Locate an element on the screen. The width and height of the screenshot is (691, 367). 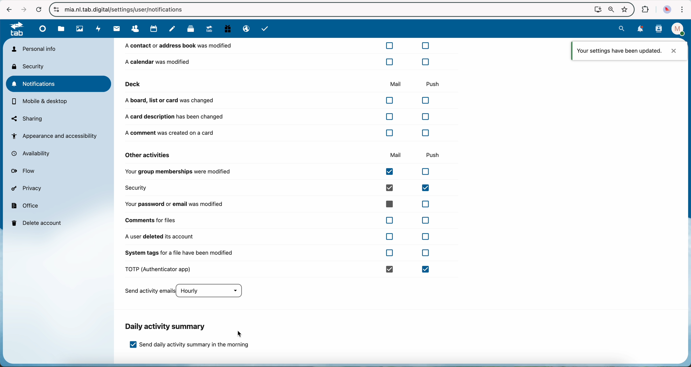
notifications is located at coordinates (641, 29).